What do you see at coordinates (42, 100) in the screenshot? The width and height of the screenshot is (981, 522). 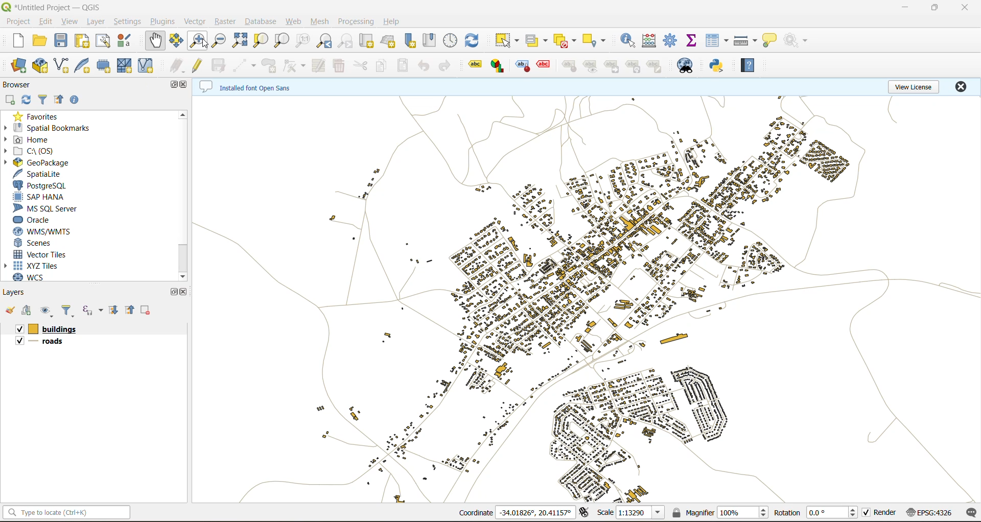 I see `filter` at bounding box center [42, 100].